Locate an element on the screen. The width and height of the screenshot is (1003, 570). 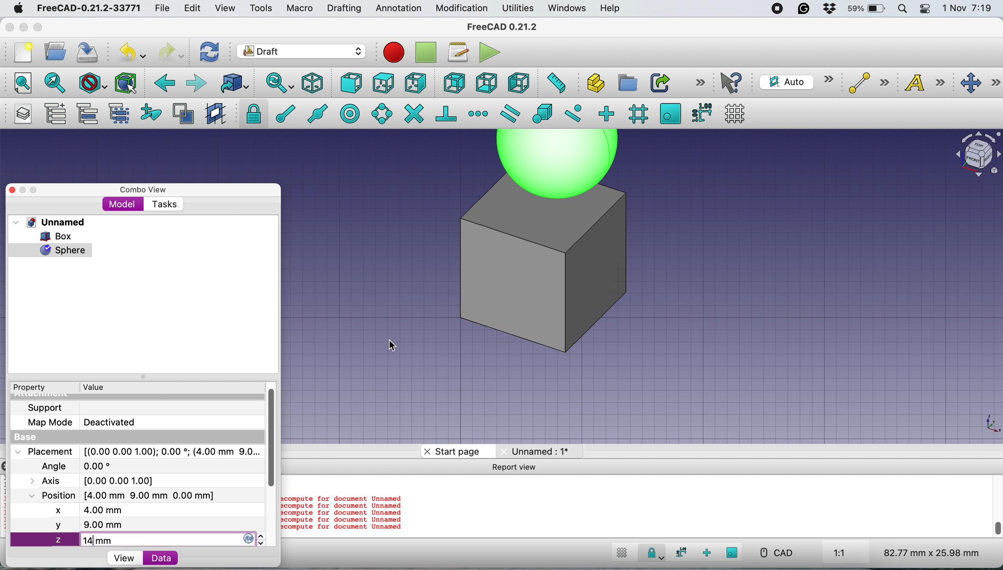
xy coordinate is located at coordinates (981, 426).